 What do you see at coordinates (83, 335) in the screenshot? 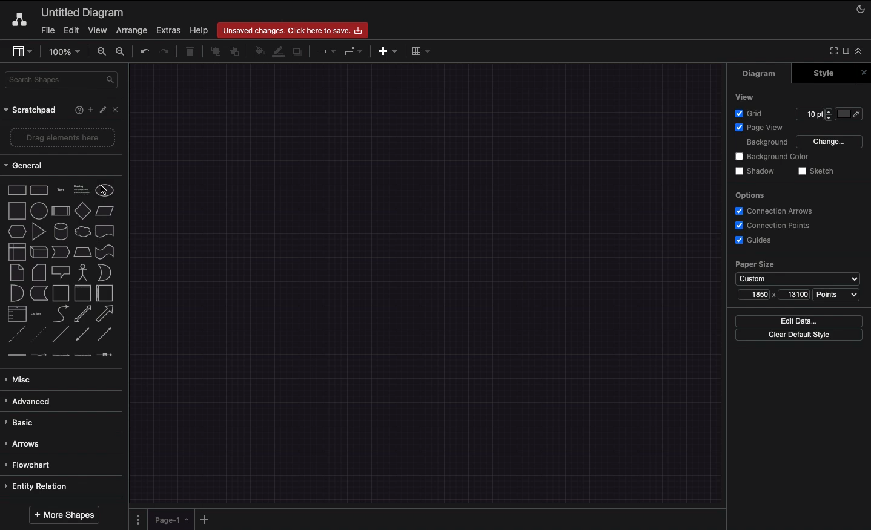
I see `Bidirectional connector` at bounding box center [83, 335].